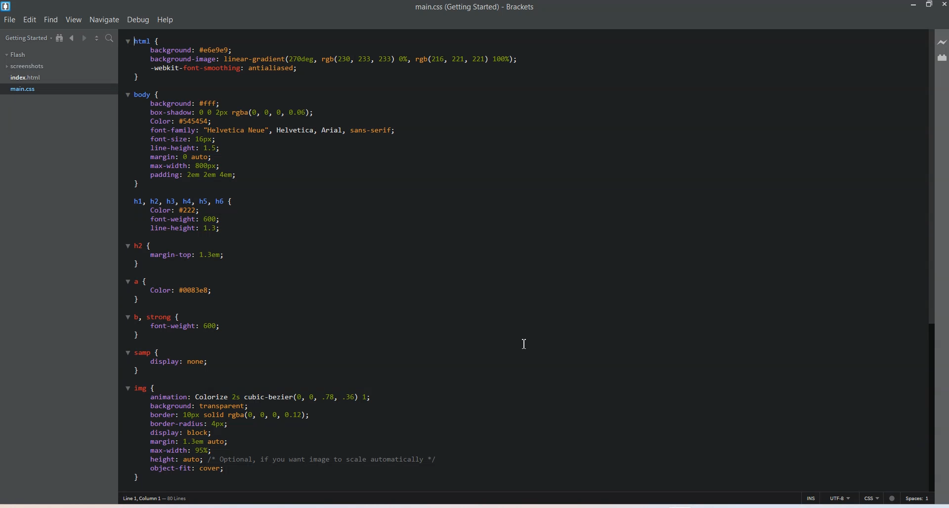  I want to click on View, so click(73, 20).